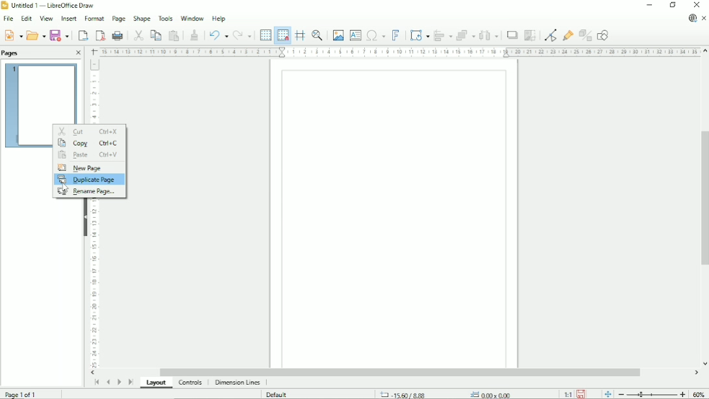  Describe the element at coordinates (219, 18) in the screenshot. I see `Help` at that location.